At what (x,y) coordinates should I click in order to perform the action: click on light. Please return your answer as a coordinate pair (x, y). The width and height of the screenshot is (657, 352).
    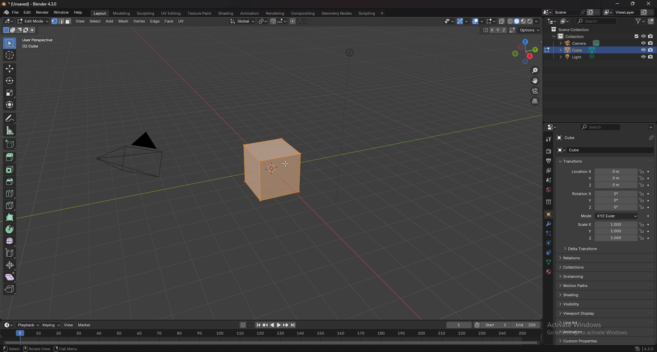
    Looking at the image, I should click on (579, 56).